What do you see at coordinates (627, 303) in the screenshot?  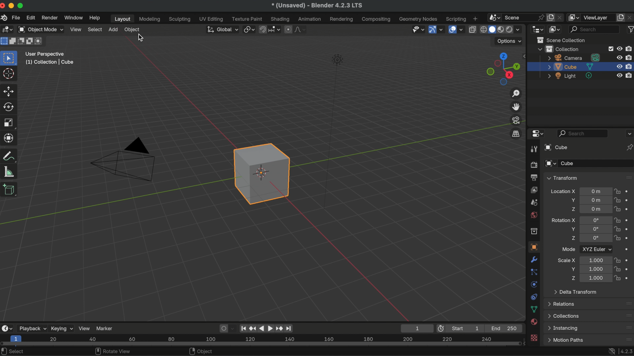 I see `drag handles` at bounding box center [627, 303].